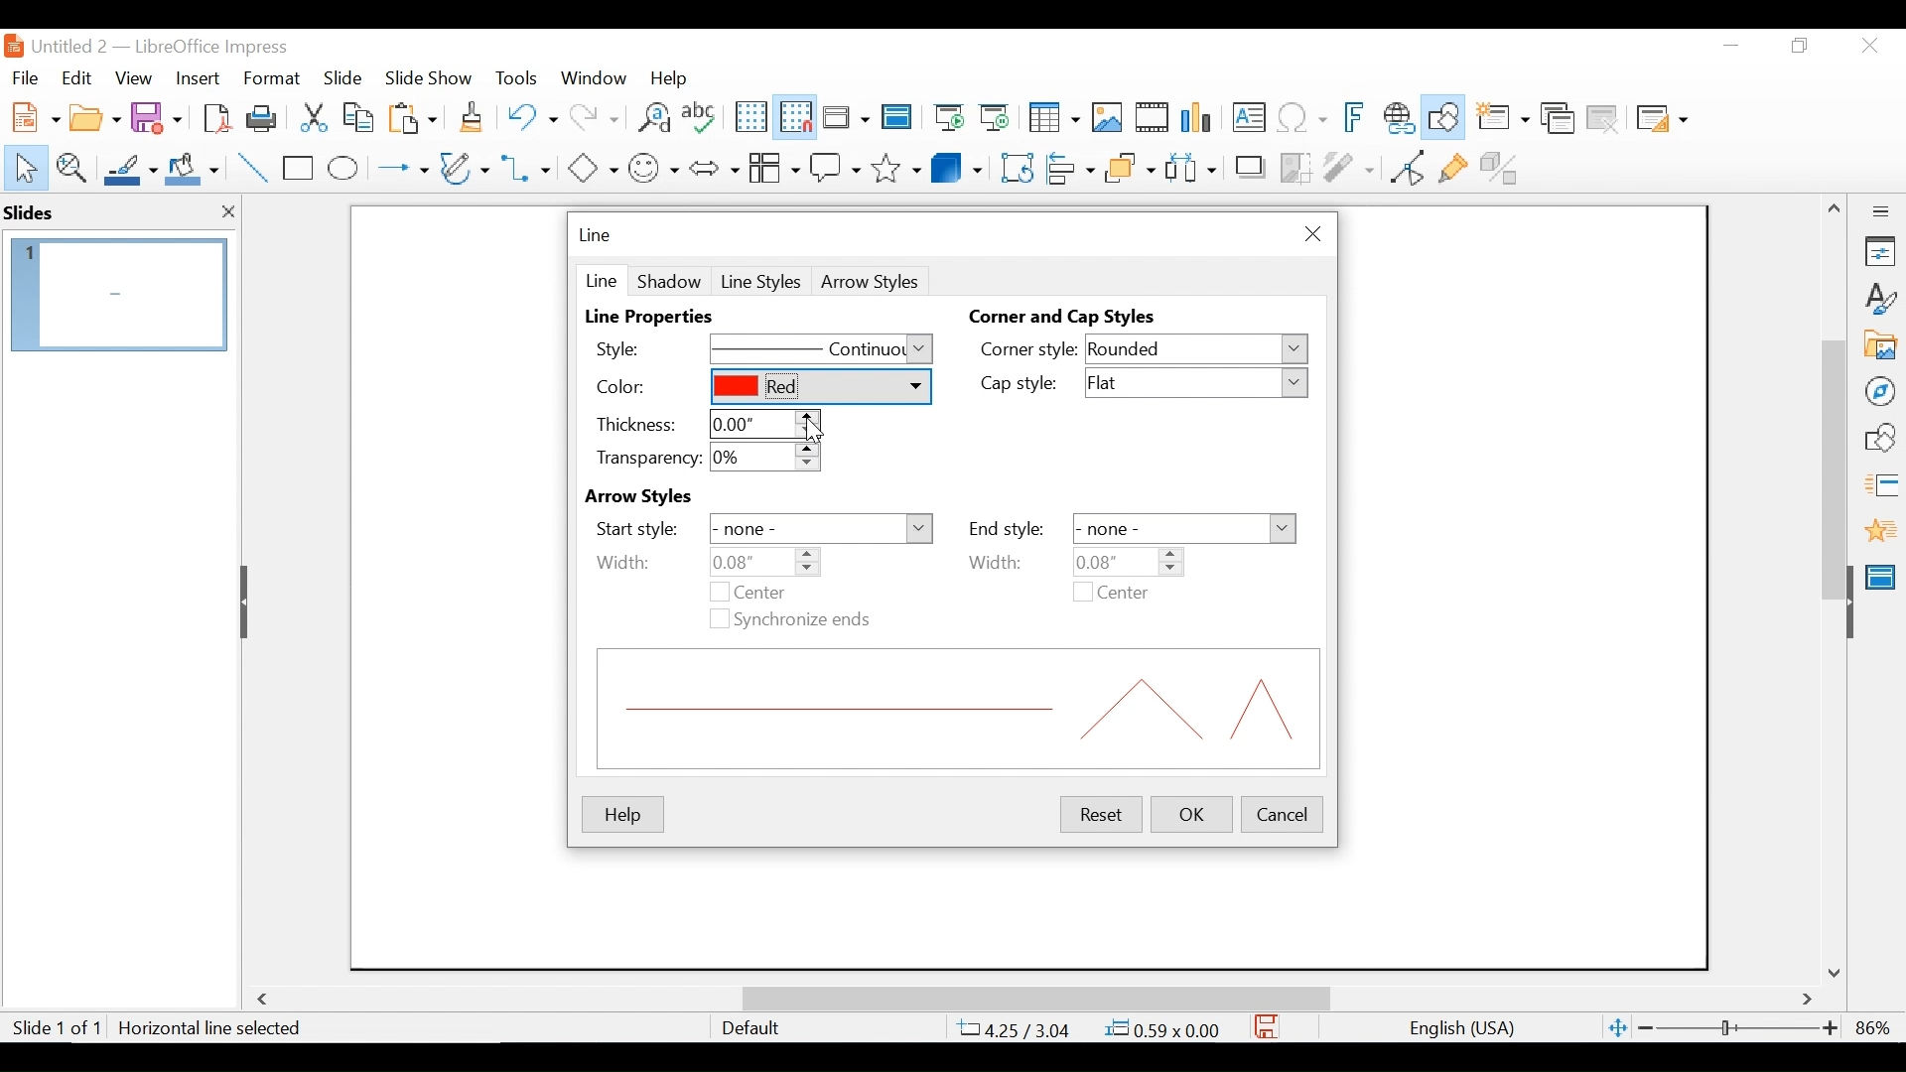  What do you see at coordinates (761, 282) in the screenshot?
I see `Line Styles` at bounding box center [761, 282].